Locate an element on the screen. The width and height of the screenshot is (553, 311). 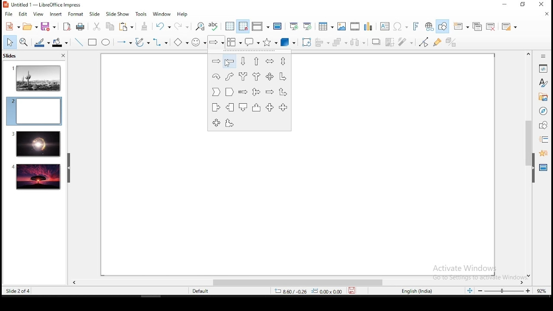
close is located at coordinates (545, 15).